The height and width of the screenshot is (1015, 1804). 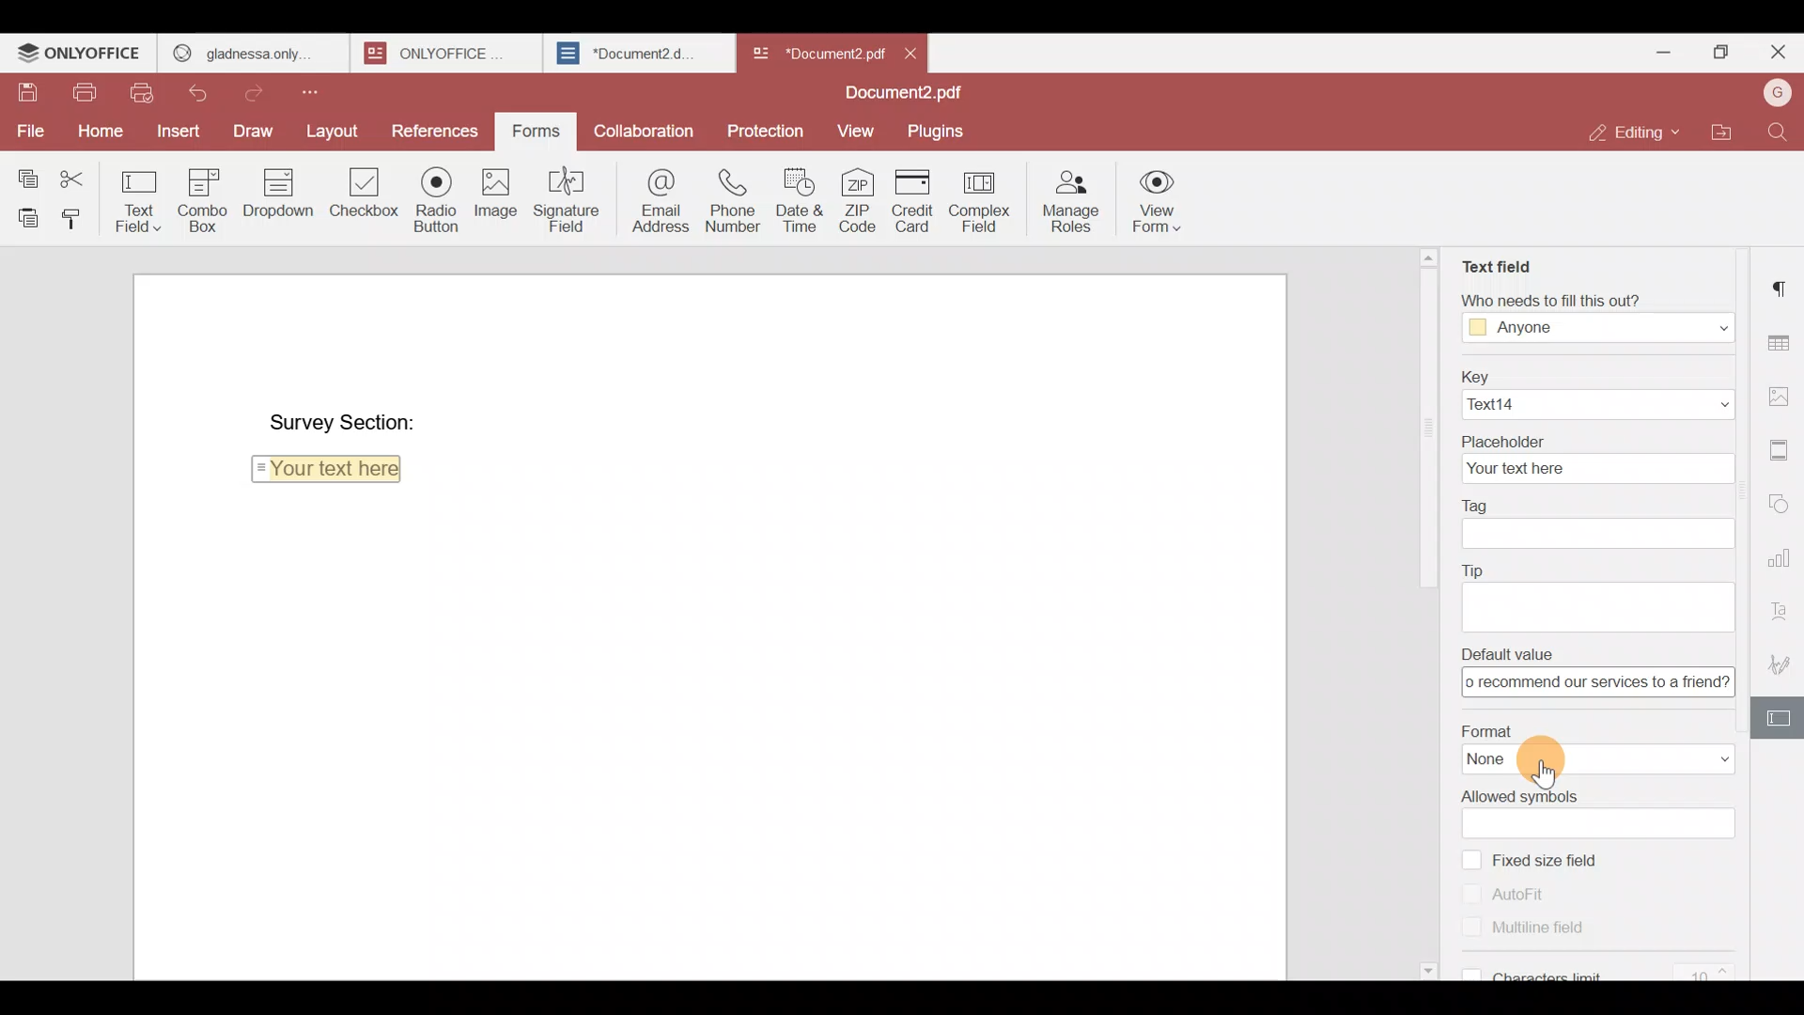 I want to click on Image settings, so click(x=1781, y=391).